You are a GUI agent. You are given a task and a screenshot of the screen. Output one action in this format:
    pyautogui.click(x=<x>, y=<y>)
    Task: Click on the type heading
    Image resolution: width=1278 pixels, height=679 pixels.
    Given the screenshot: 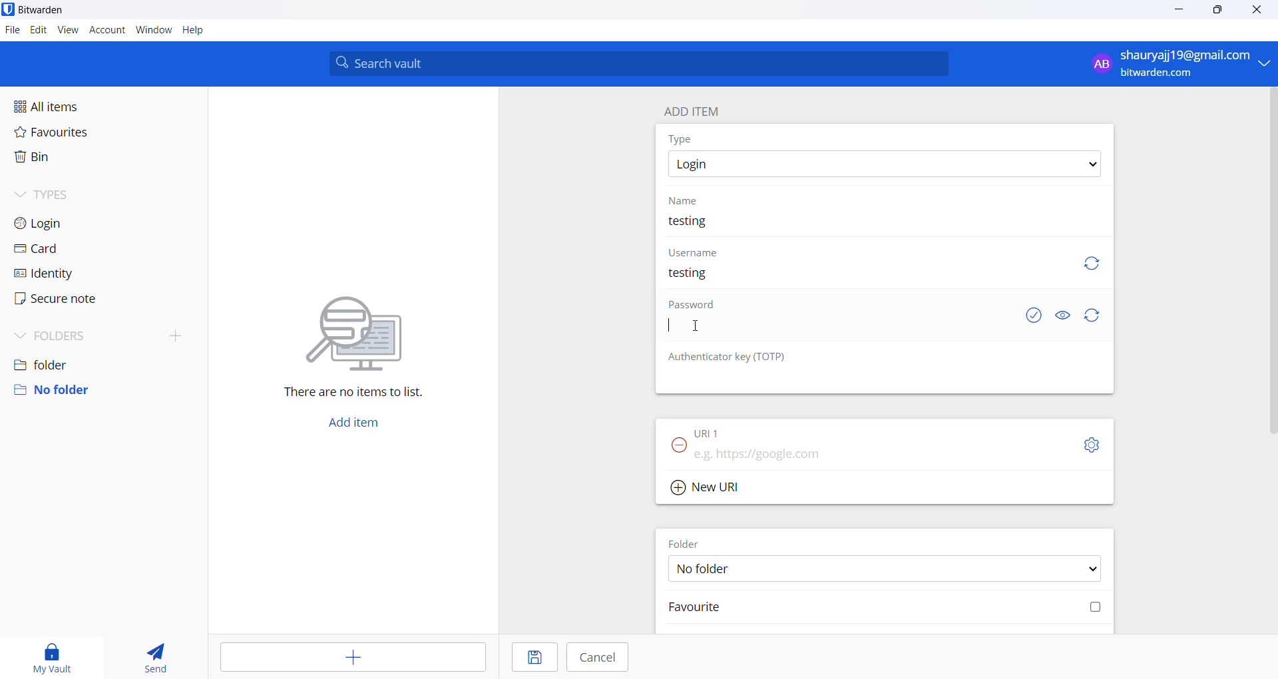 What is the action you would take?
    pyautogui.click(x=681, y=138)
    